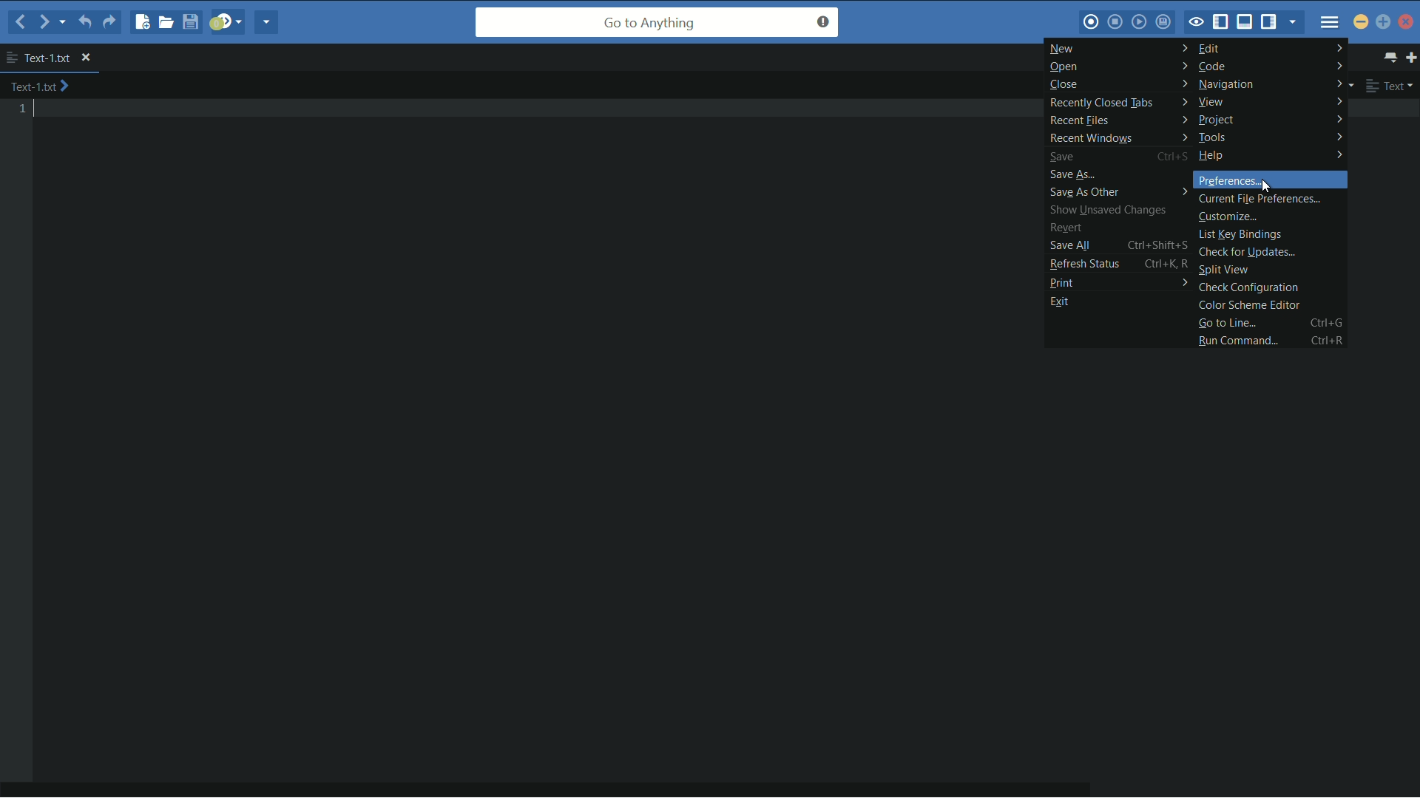 This screenshot has height=798, width=1420. Describe the element at coordinates (1227, 180) in the screenshot. I see `preferences` at that location.